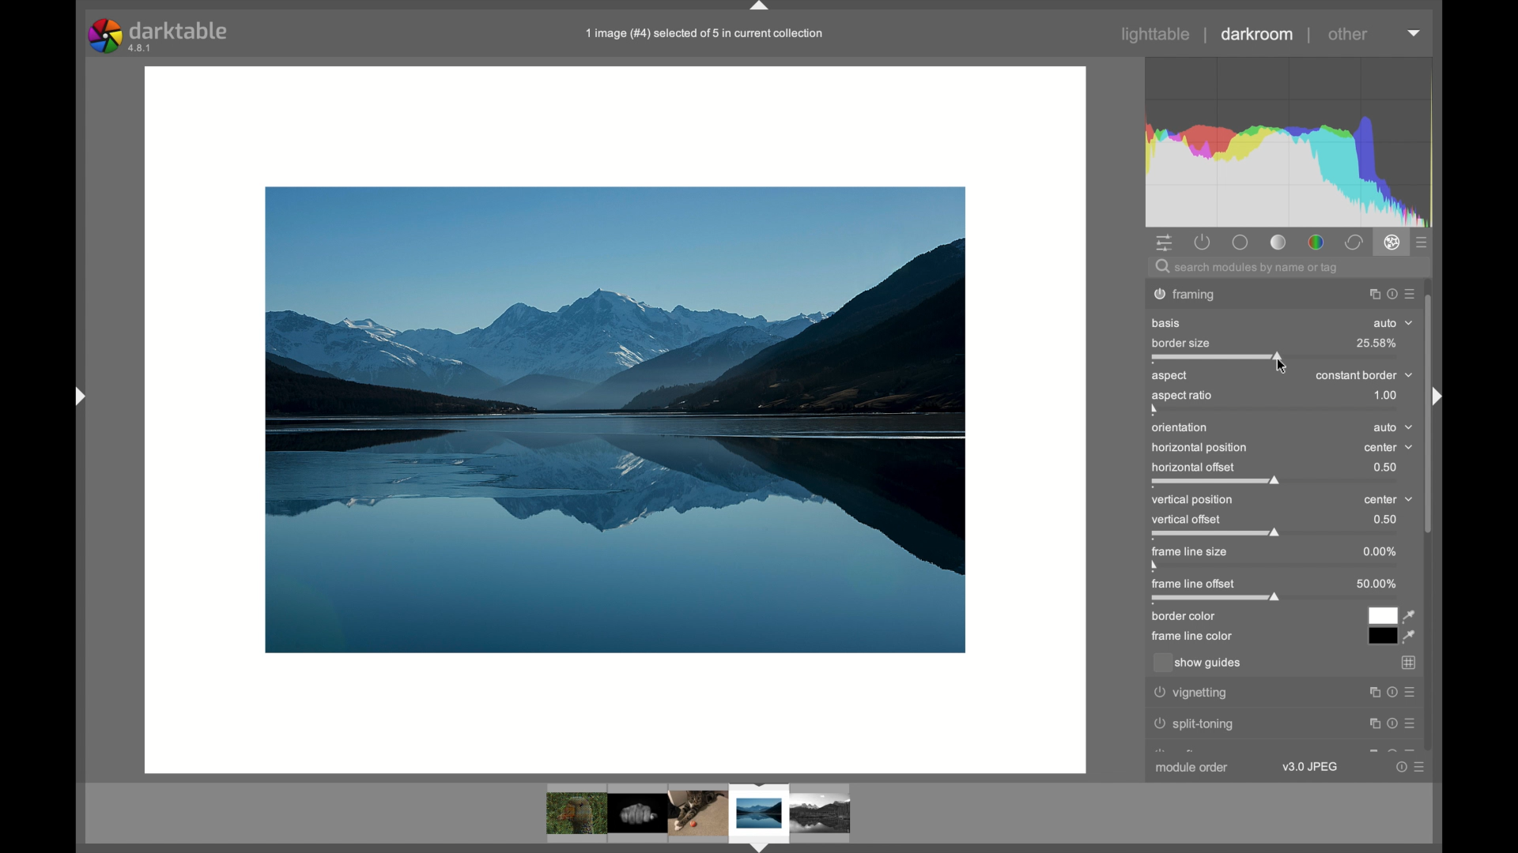 The image size is (1518, 853). Describe the element at coordinates (1355, 242) in the screenshot. I see `correct` at that location.